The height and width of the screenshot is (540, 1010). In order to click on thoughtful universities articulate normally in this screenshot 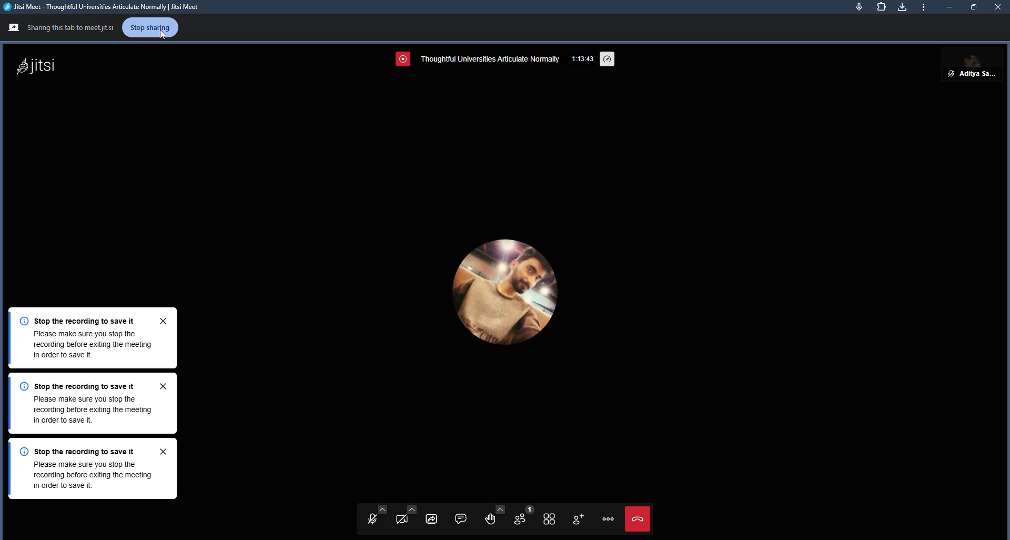, I will do `click(490, 60)`.